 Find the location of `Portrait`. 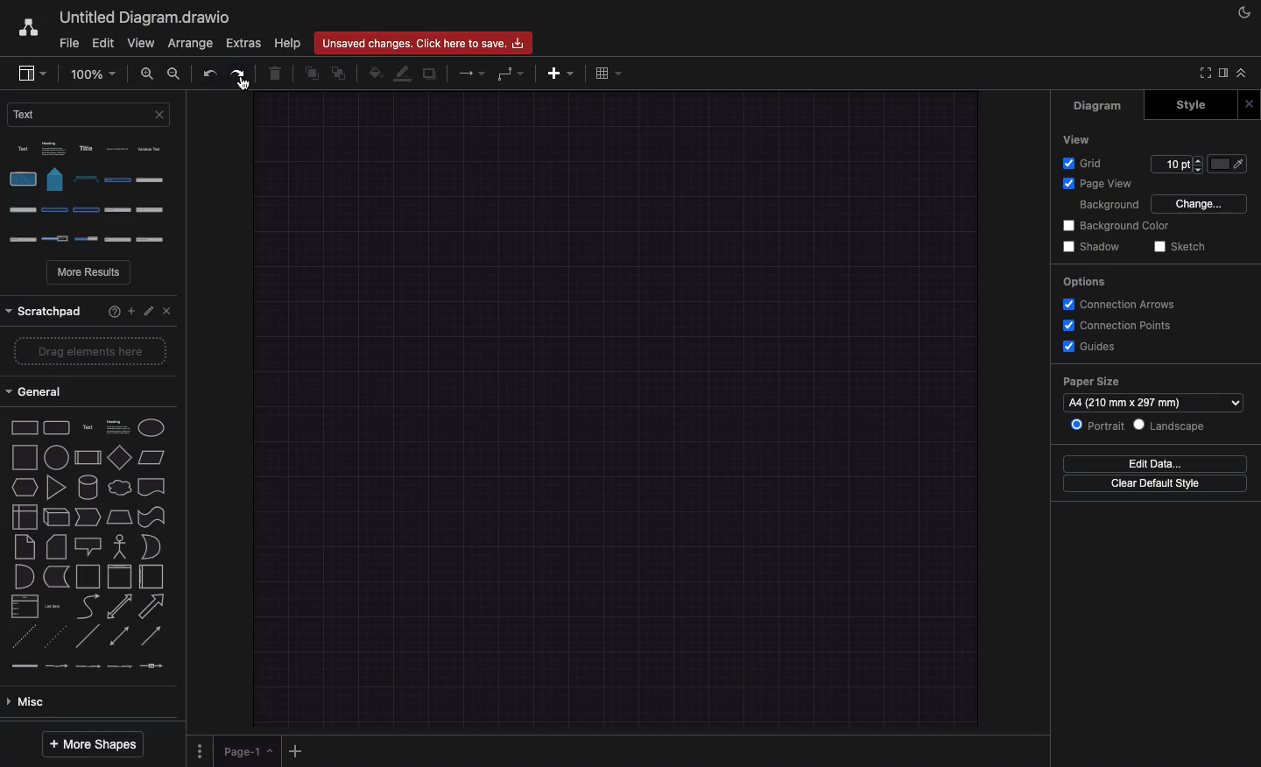

Portrait is located at coordinates (1096, 424).